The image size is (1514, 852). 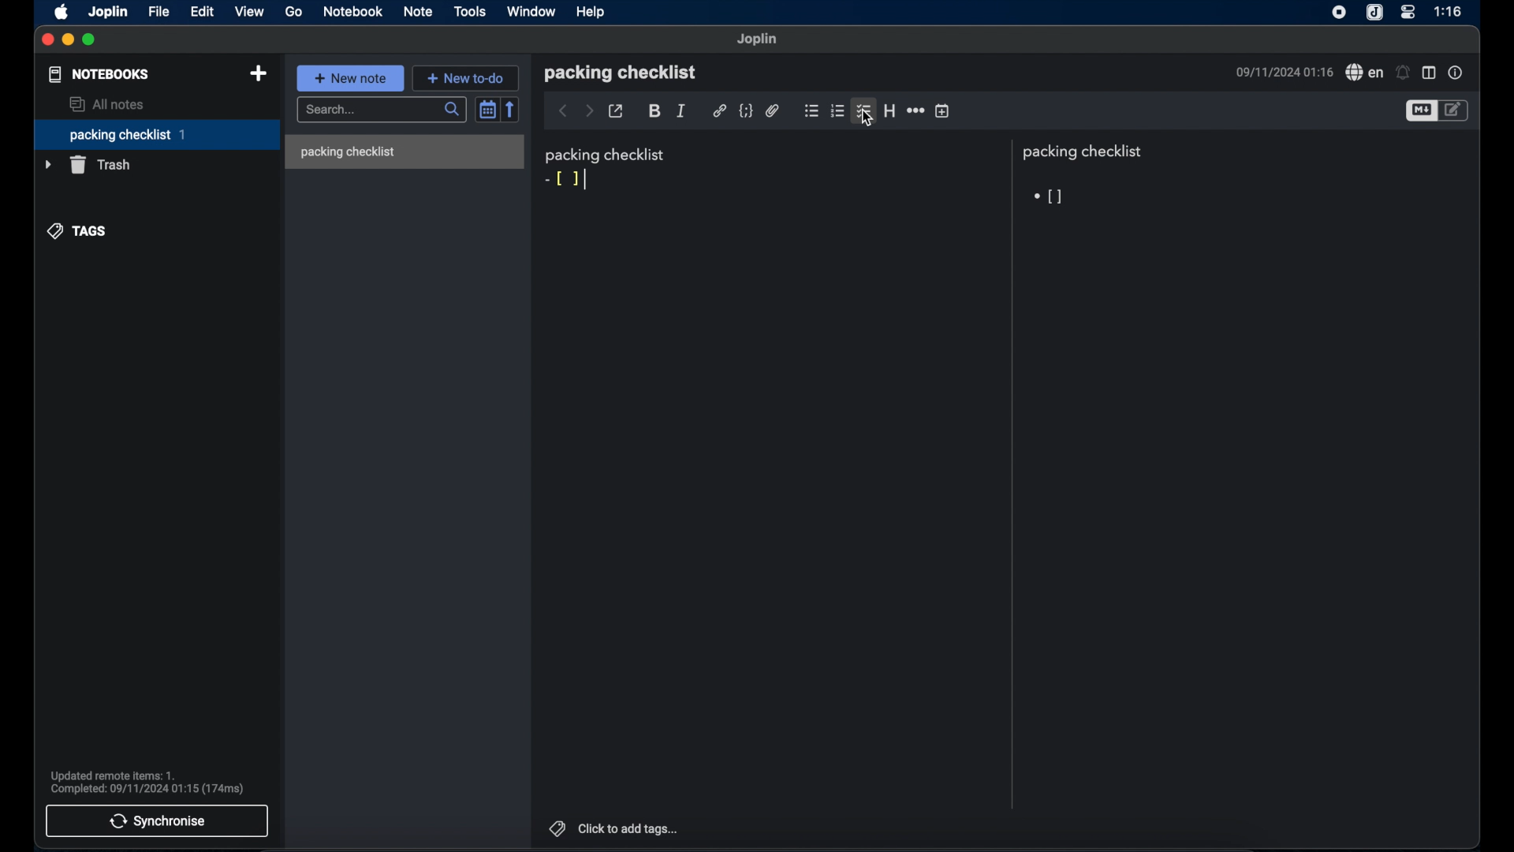 I want to click on code, so click(x=745, y=110).